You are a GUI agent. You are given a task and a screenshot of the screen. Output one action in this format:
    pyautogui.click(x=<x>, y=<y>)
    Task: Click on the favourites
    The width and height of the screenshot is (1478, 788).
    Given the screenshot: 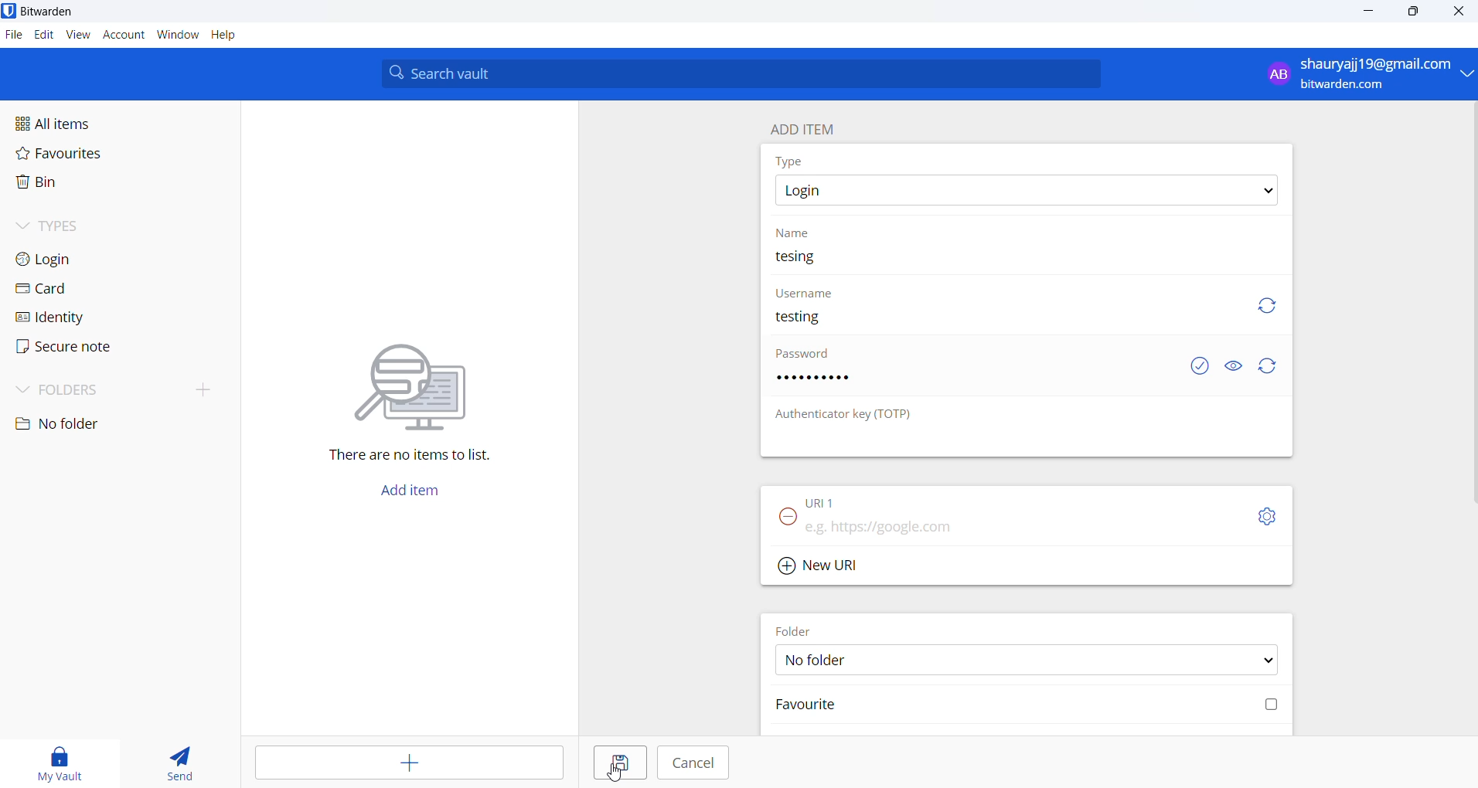 What is the action you would take?
    pyautogui.click(x=86, y=158)
    